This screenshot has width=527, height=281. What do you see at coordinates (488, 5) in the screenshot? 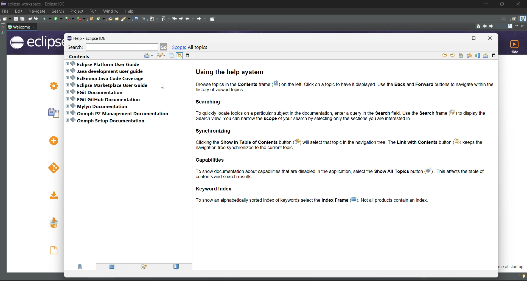
I see `minimize` at bounding box center [488, 5].